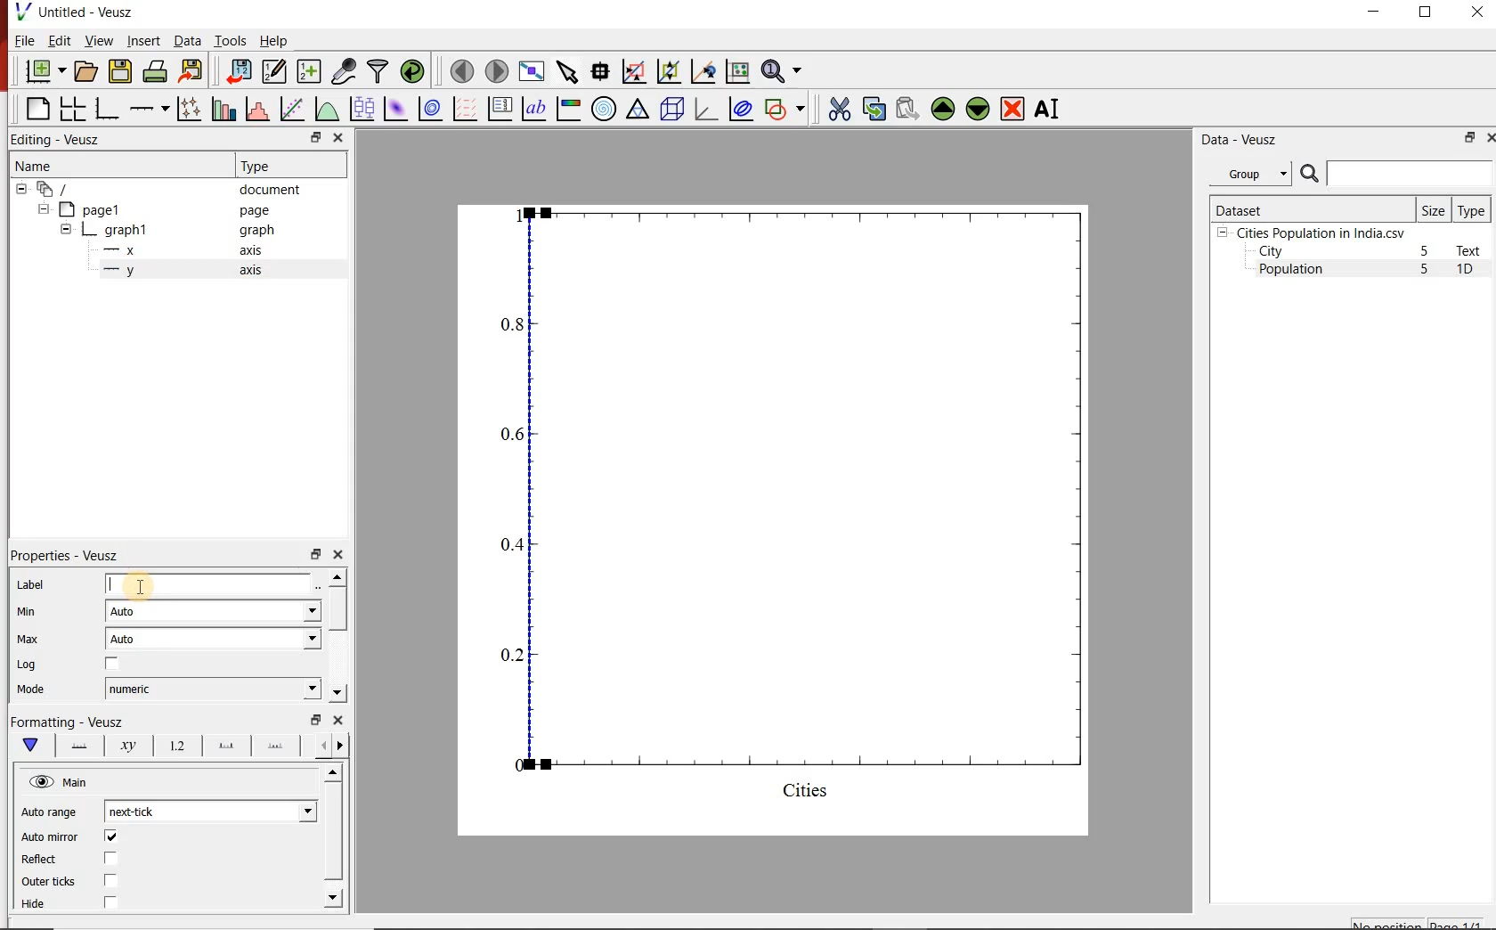 Image resolution: width=1496 pixels, height=930 pixels. I want to click on 1D, so click(1472, 271).